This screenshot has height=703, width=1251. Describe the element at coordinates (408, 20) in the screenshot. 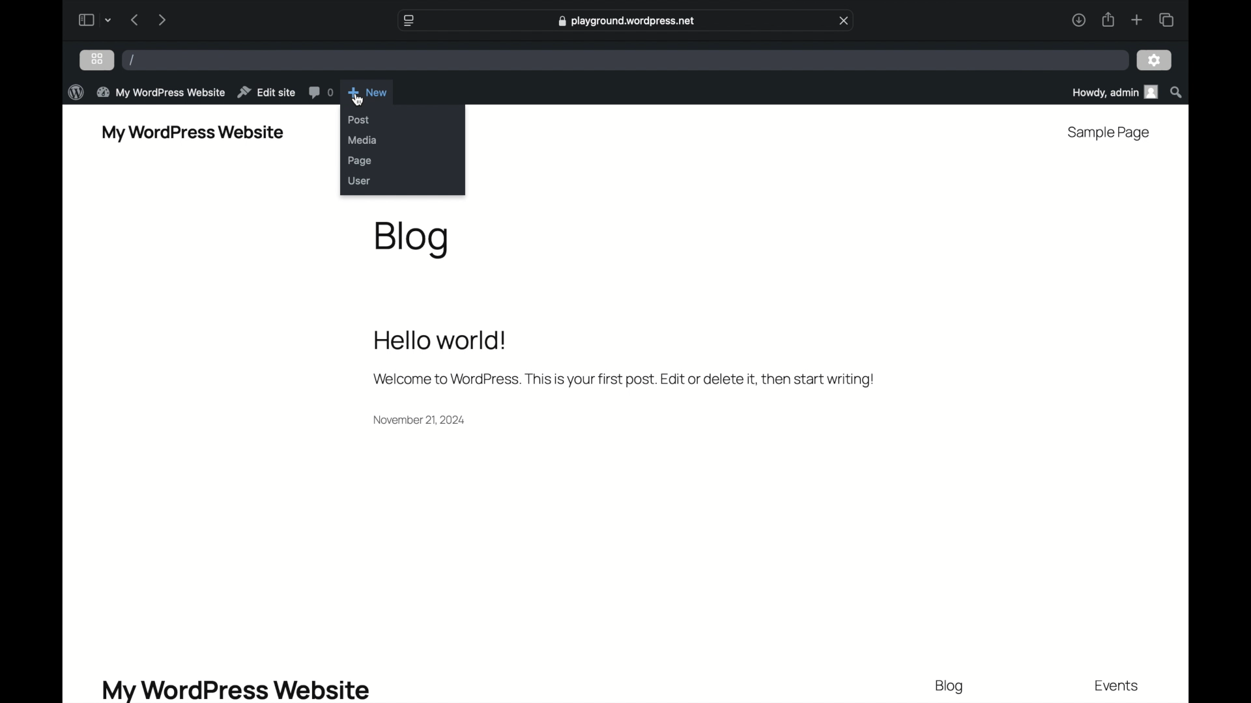

I see `website settings` at that location.